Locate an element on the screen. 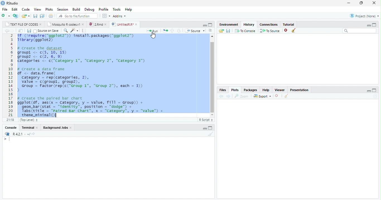  (top level) is located at coordinates (29, 120).